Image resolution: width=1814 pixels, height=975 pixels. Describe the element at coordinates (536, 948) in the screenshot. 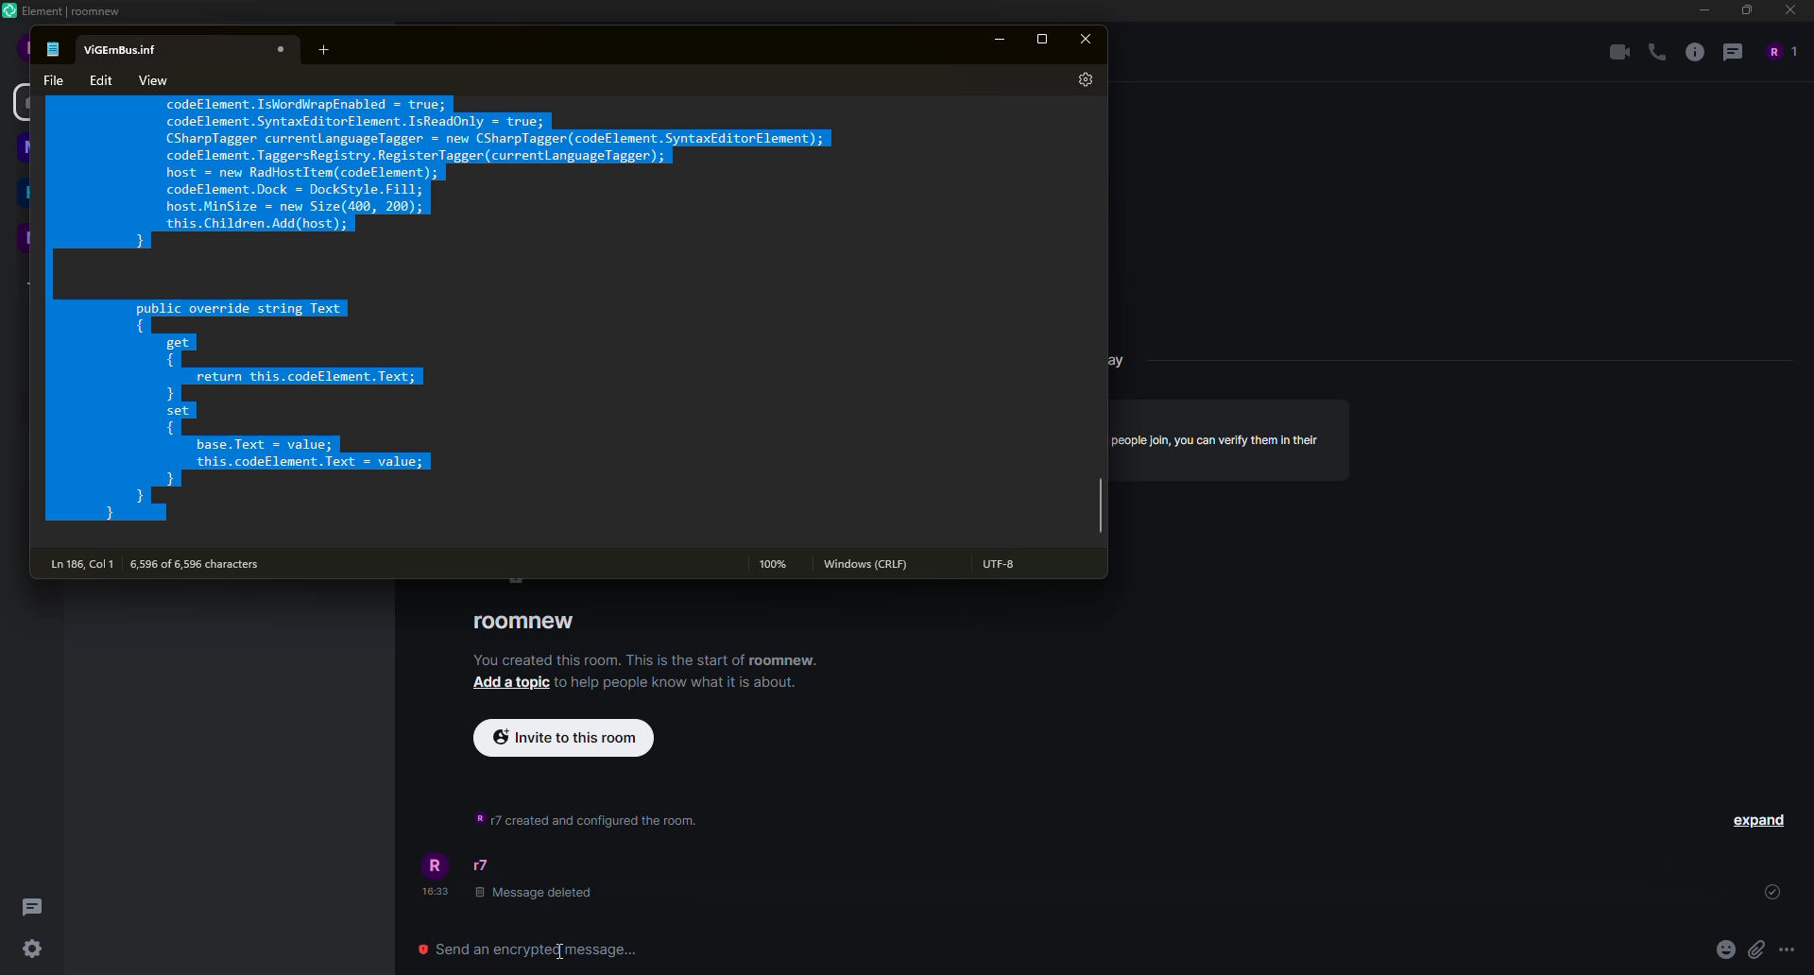

I see `send message` at that location.